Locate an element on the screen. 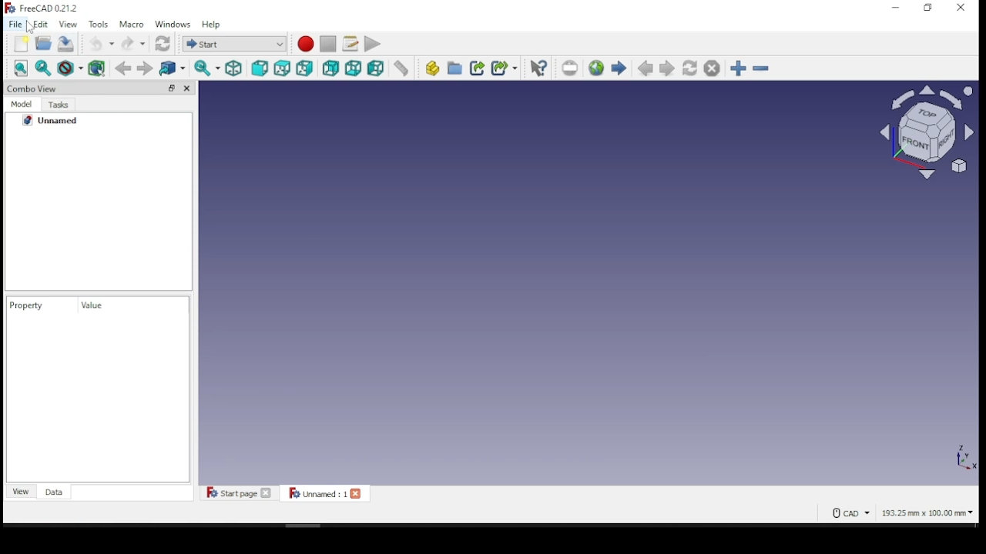 The image size is (986, 554). stop loading is located at coordinates (712, 68).